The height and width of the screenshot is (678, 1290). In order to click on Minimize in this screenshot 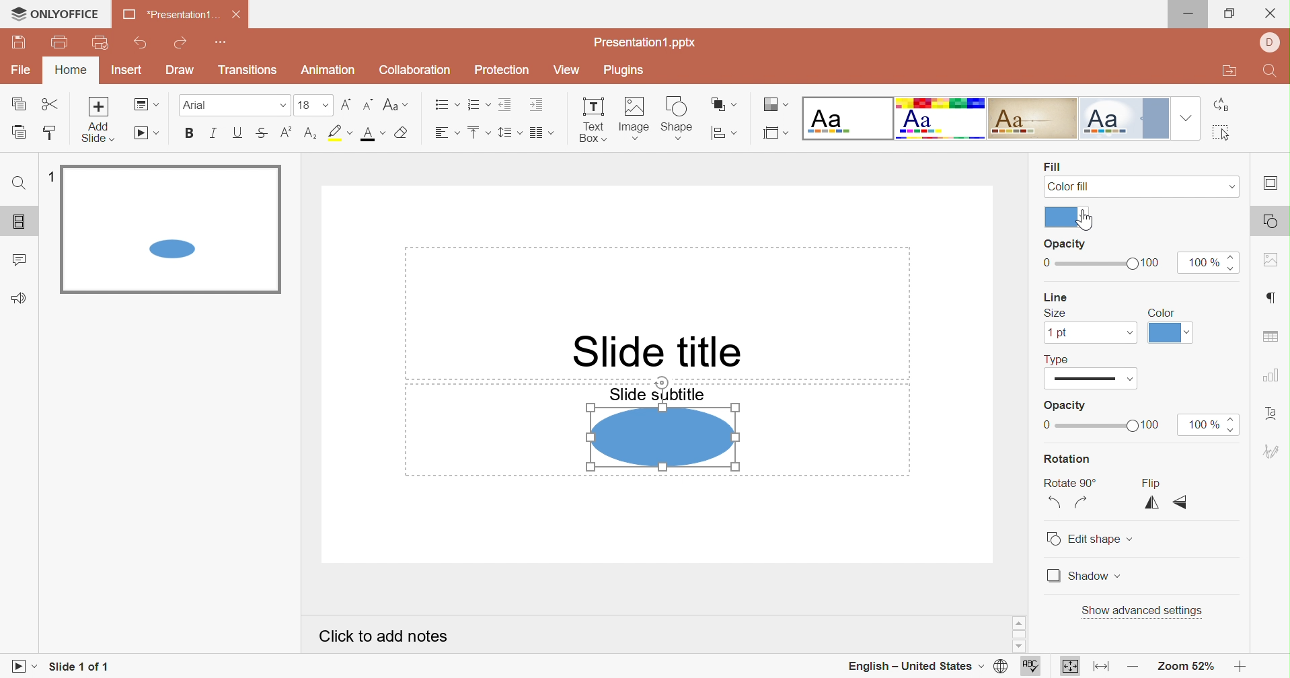, I will do `click(1193, 14)`.